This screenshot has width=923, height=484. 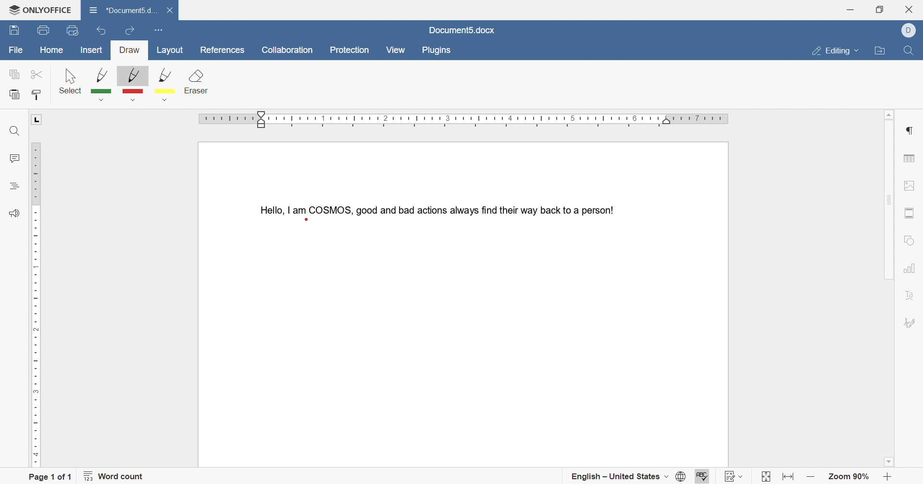 I want to click on green pen , so click(x=102, y=84).